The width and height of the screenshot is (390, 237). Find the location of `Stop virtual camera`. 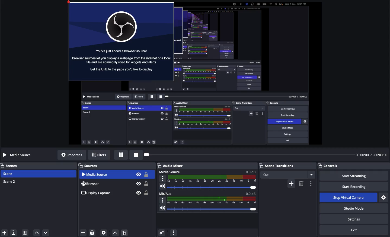

Stop virtual camera is located at coordinates (348, 198).